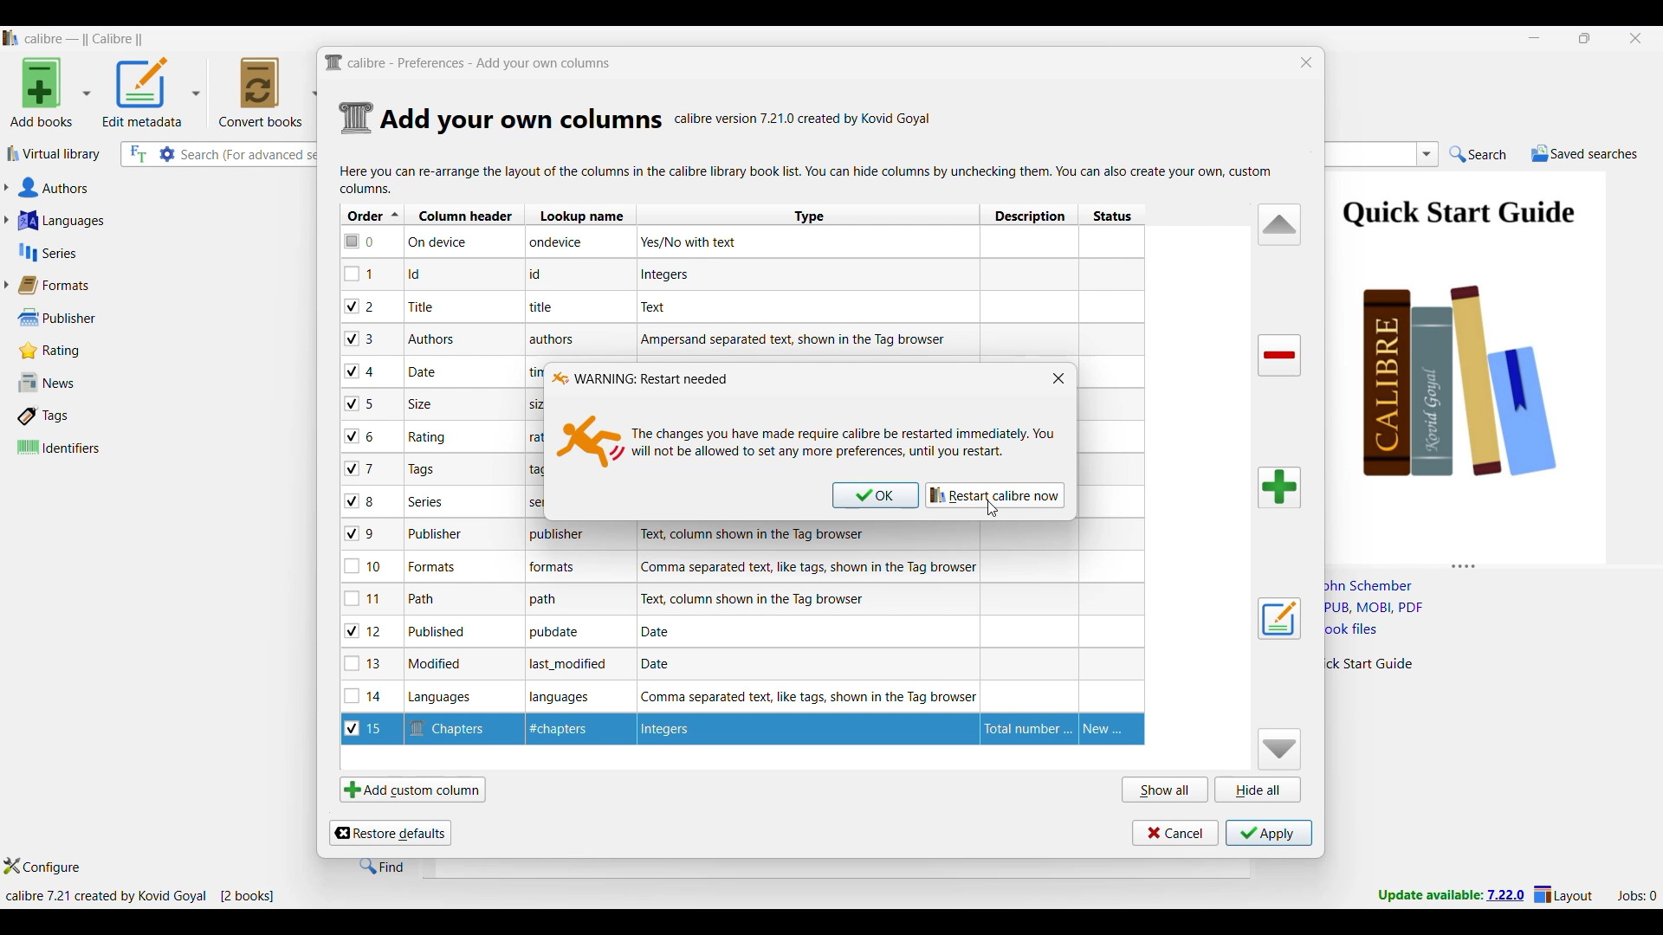 This screenshot has width=1663, height=935. What do you see at coordinates (1586, 38) in the screenshot?
I see `Show interface in a smaller tab` at bounding box center [1586, 38].